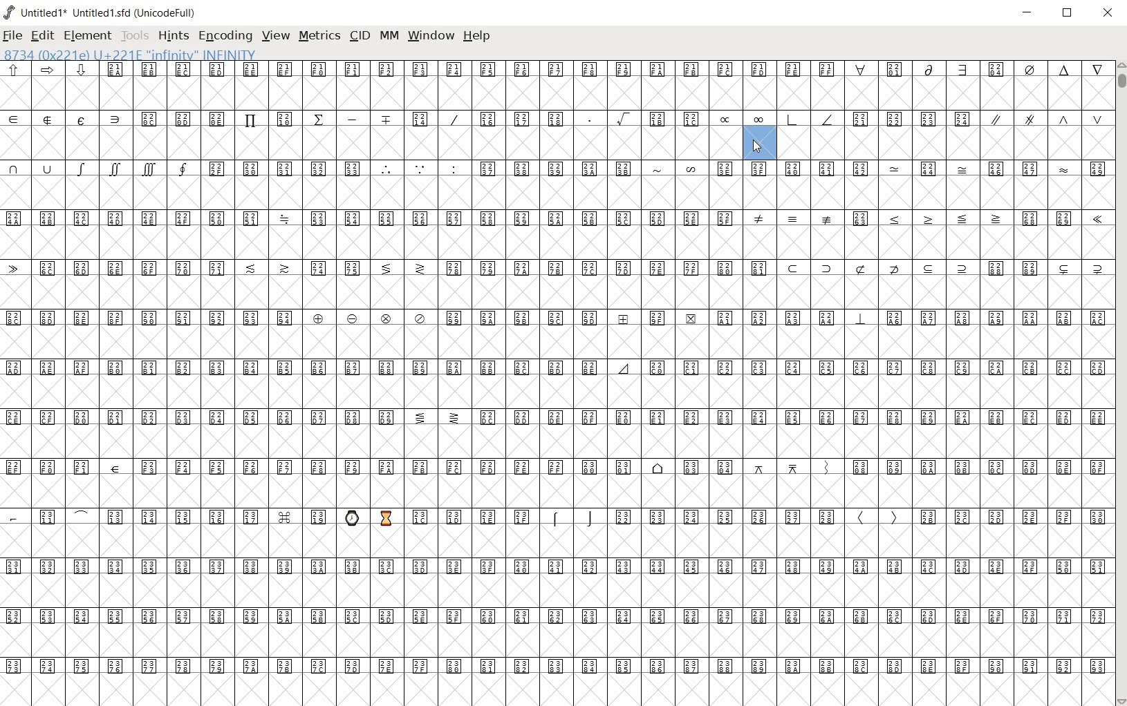 The height and width of the screenshot is (706, 1127). I want to click on Unicode code points, so click(729, 517).